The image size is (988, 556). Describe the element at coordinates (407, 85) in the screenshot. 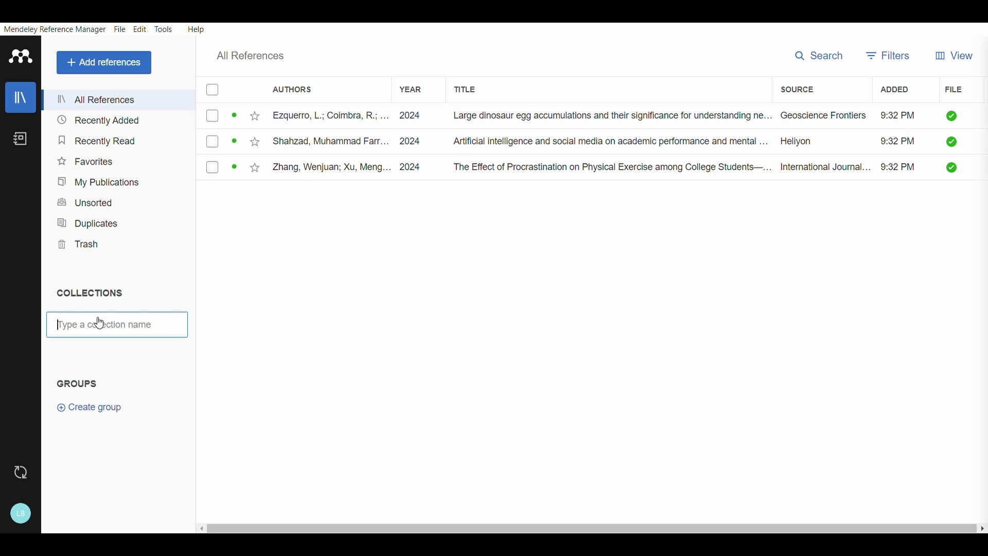

I see `YEAR` at that location.